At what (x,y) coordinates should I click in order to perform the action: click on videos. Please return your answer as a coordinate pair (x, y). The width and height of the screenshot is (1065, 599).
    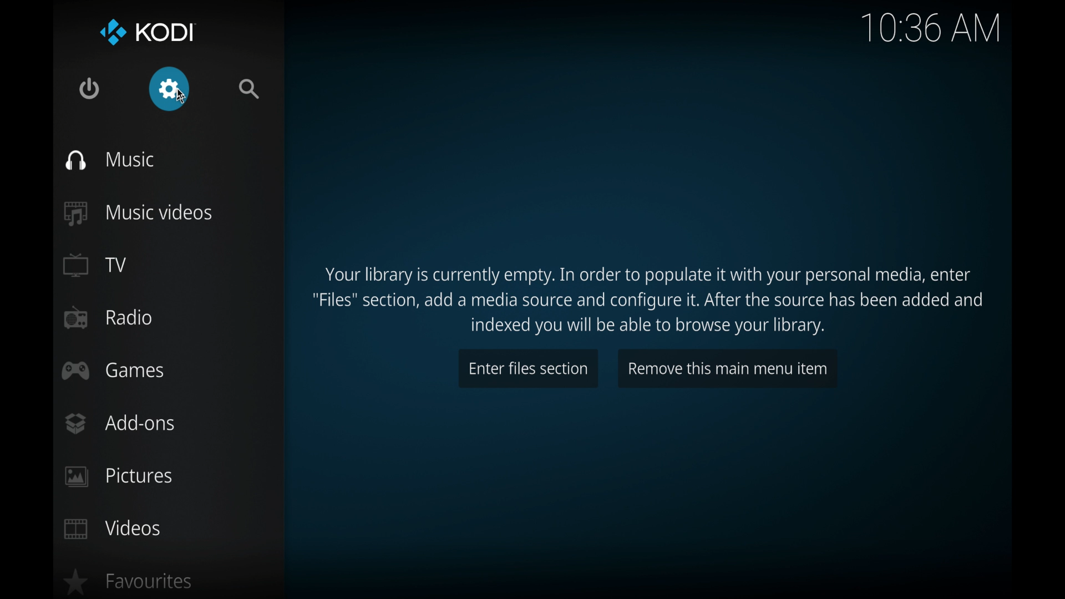
    Looking at the image, I should click on (112, 529).